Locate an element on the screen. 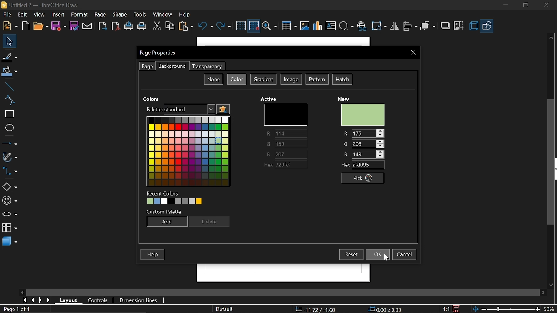 The image size is (557, 313). Page Style is located at coordinates (225, 309).